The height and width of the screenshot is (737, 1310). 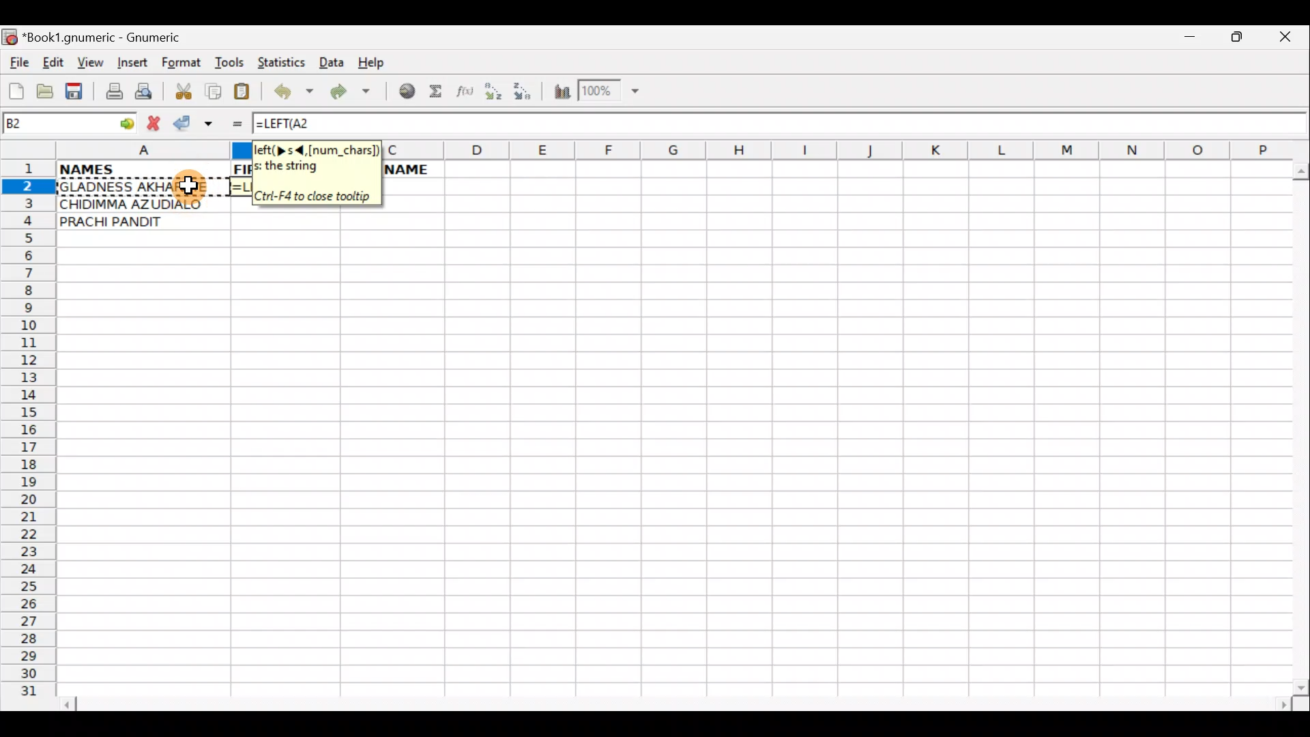 What do you see at coordinates (558, 93) in the screenshot?
I see `Insert Chart` at bounding box center [558, 93].